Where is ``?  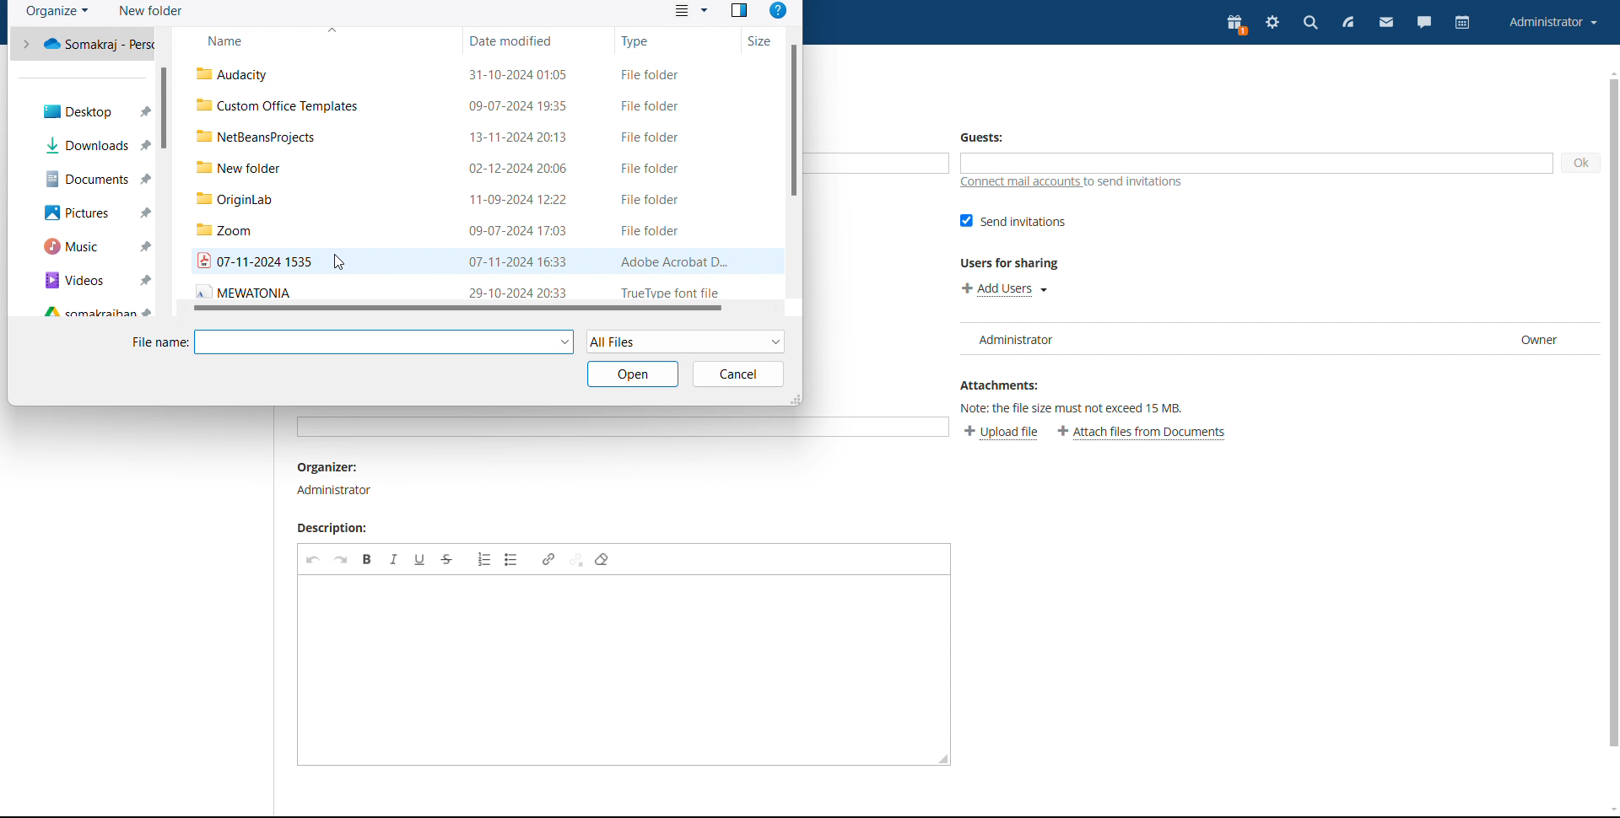
 is located at coordinates (93, 179).